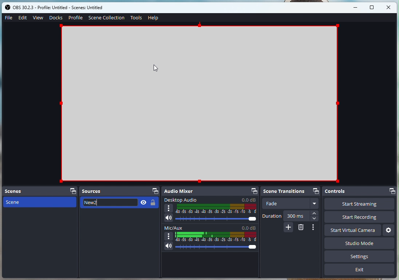 The height and width of the screenshot is (280, 399). What do you see at coordinates (210, 238) in the screenshot?
I see `Mic/Aux` at bounding box center [210, 238].